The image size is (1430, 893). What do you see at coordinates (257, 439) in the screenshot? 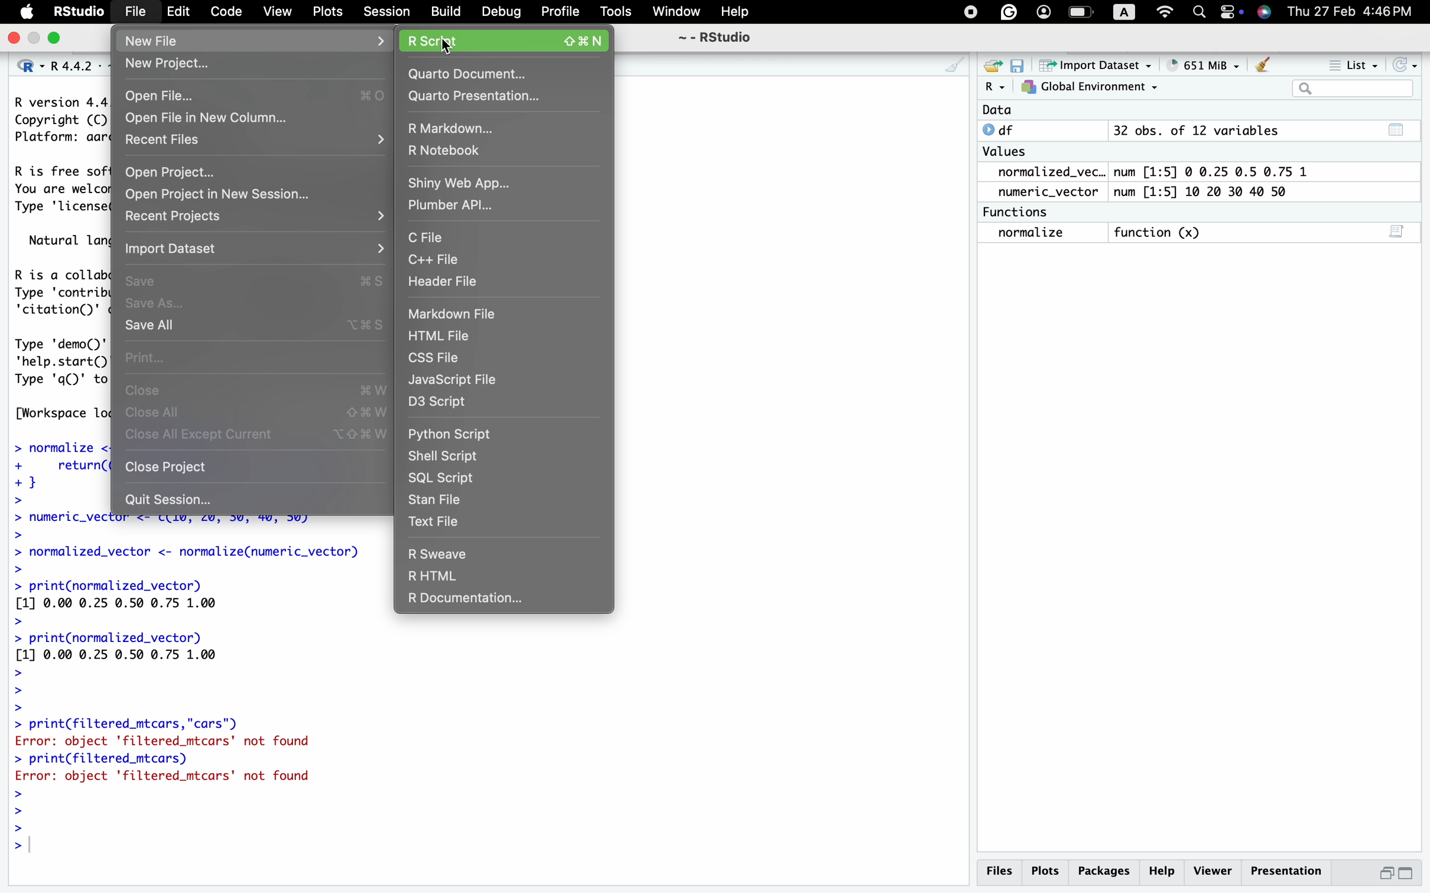
I see `Close all except current` at bounding box center [257, 439].